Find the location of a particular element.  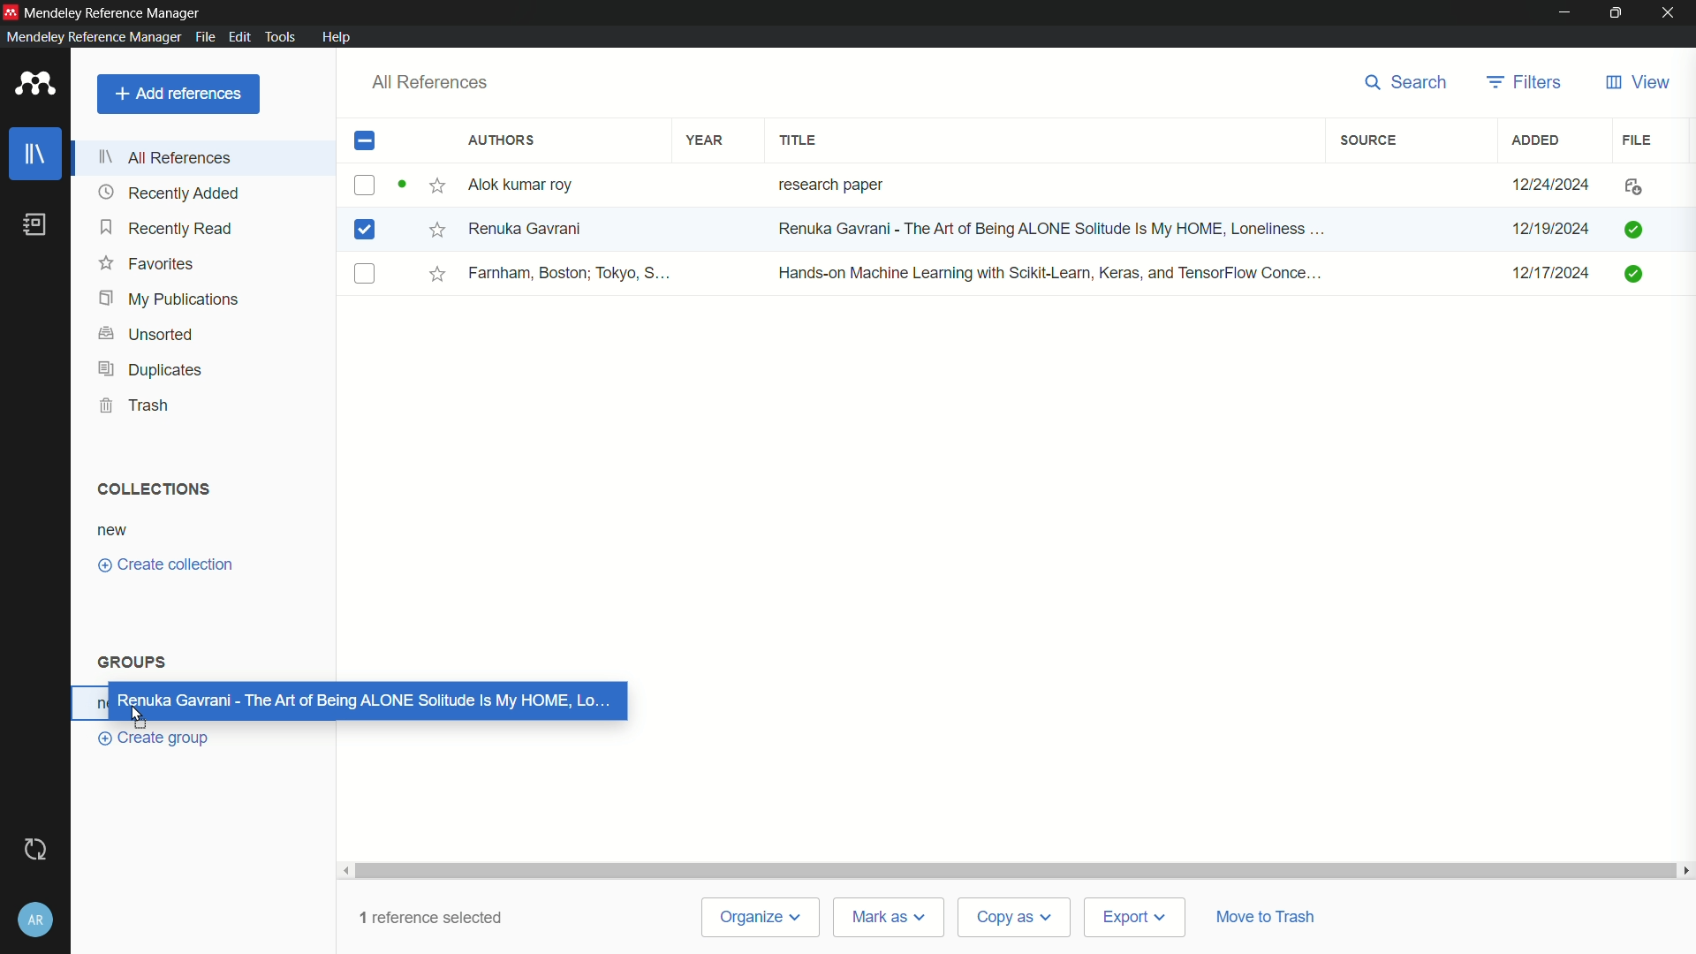

recently read is located at coordinates (168, 230).